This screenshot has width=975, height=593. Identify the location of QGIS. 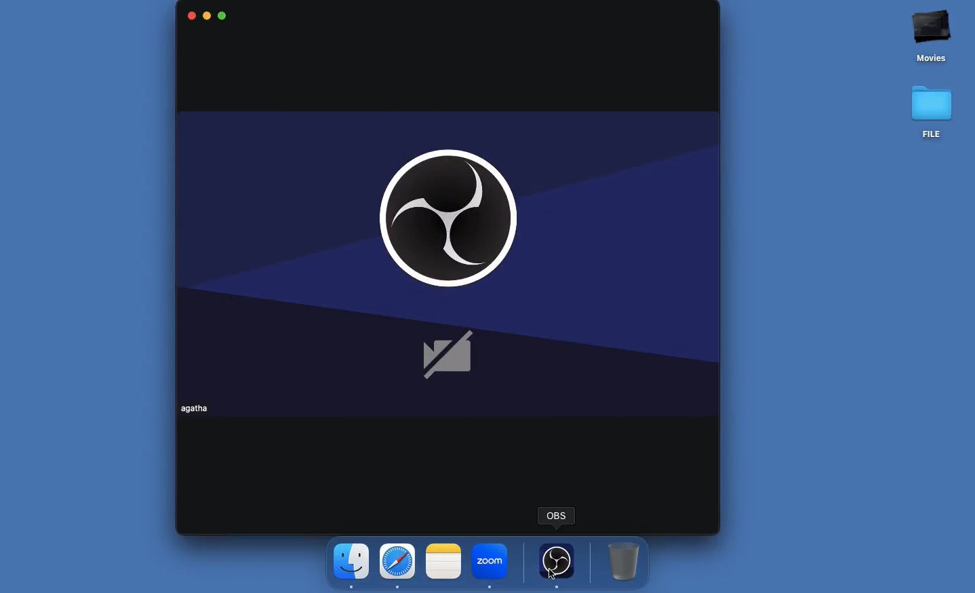
(557, 516).